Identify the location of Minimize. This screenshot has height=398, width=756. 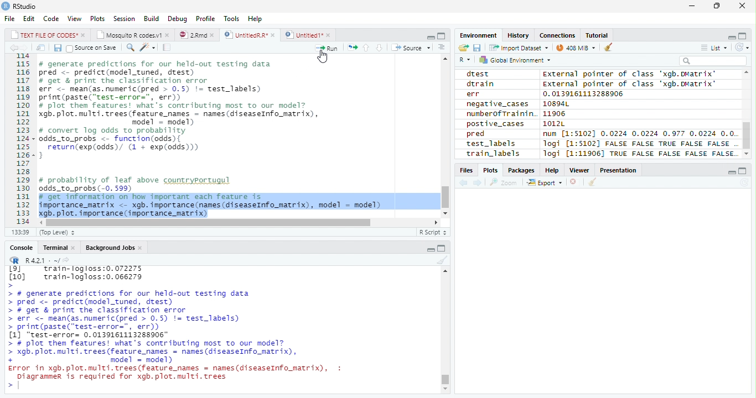
(729, 36).